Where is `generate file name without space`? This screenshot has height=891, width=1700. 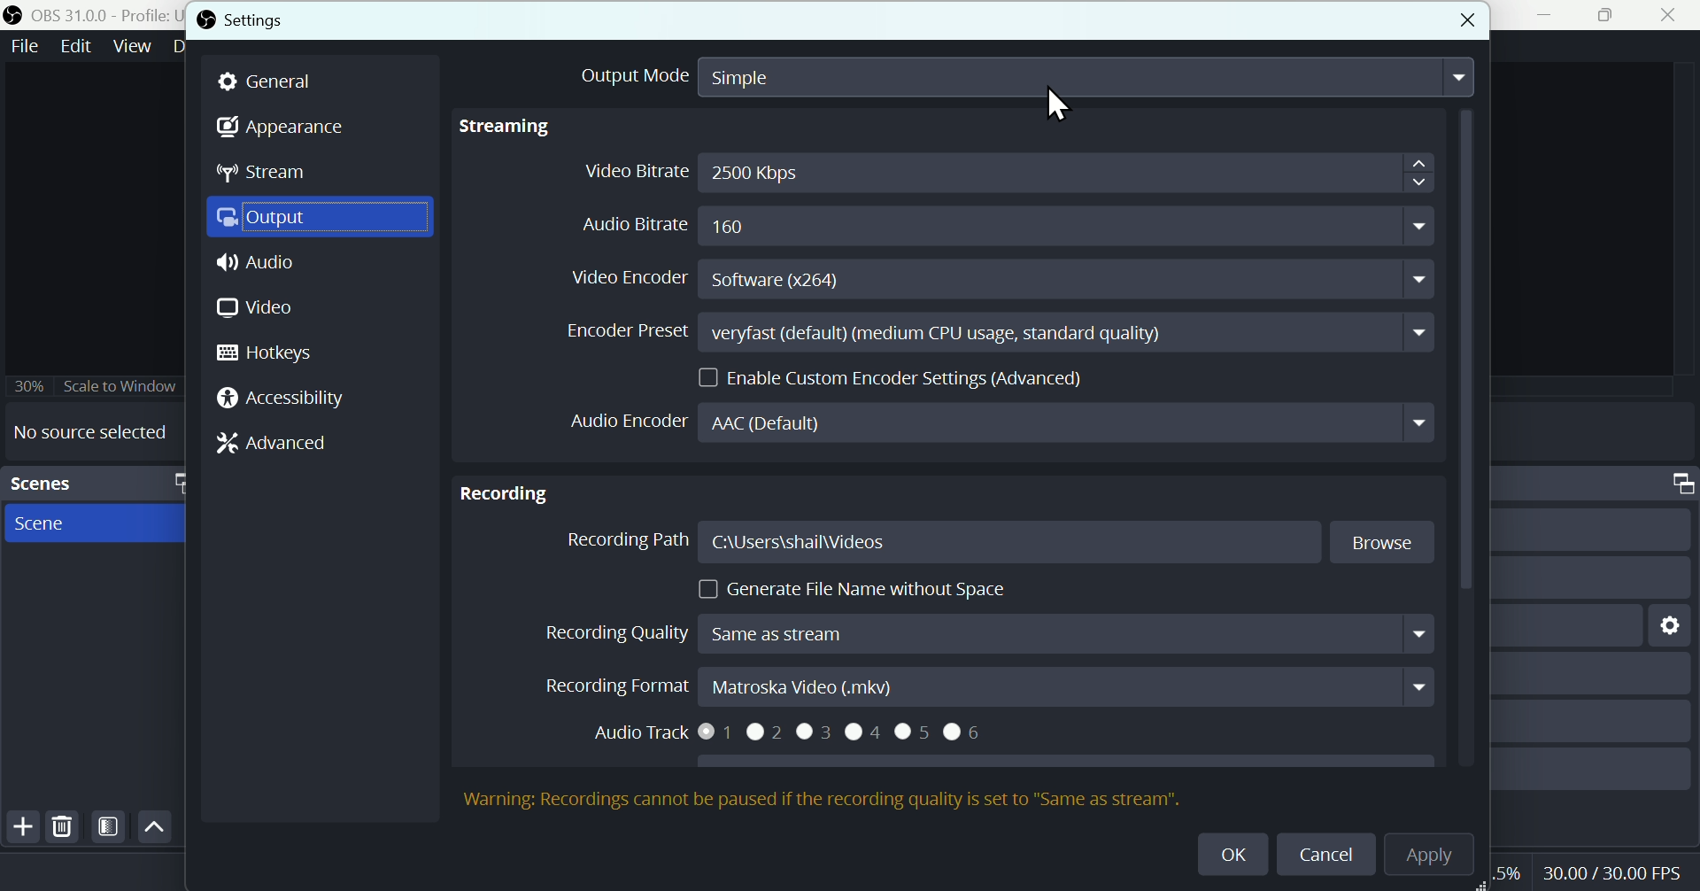 generate file name without space is located at coordinates (845, 584).